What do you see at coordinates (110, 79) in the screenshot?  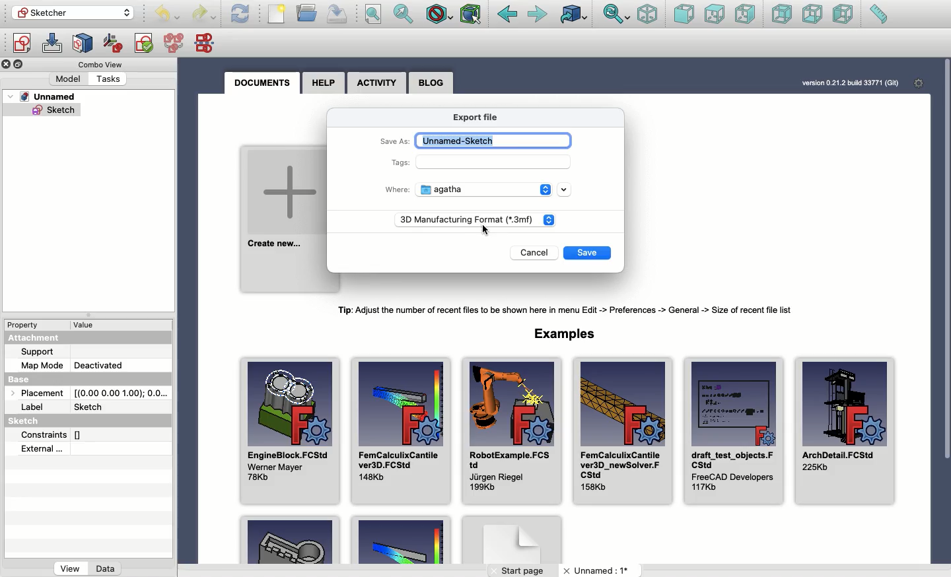 I see `Tasks` at bounding box center [110, 79].